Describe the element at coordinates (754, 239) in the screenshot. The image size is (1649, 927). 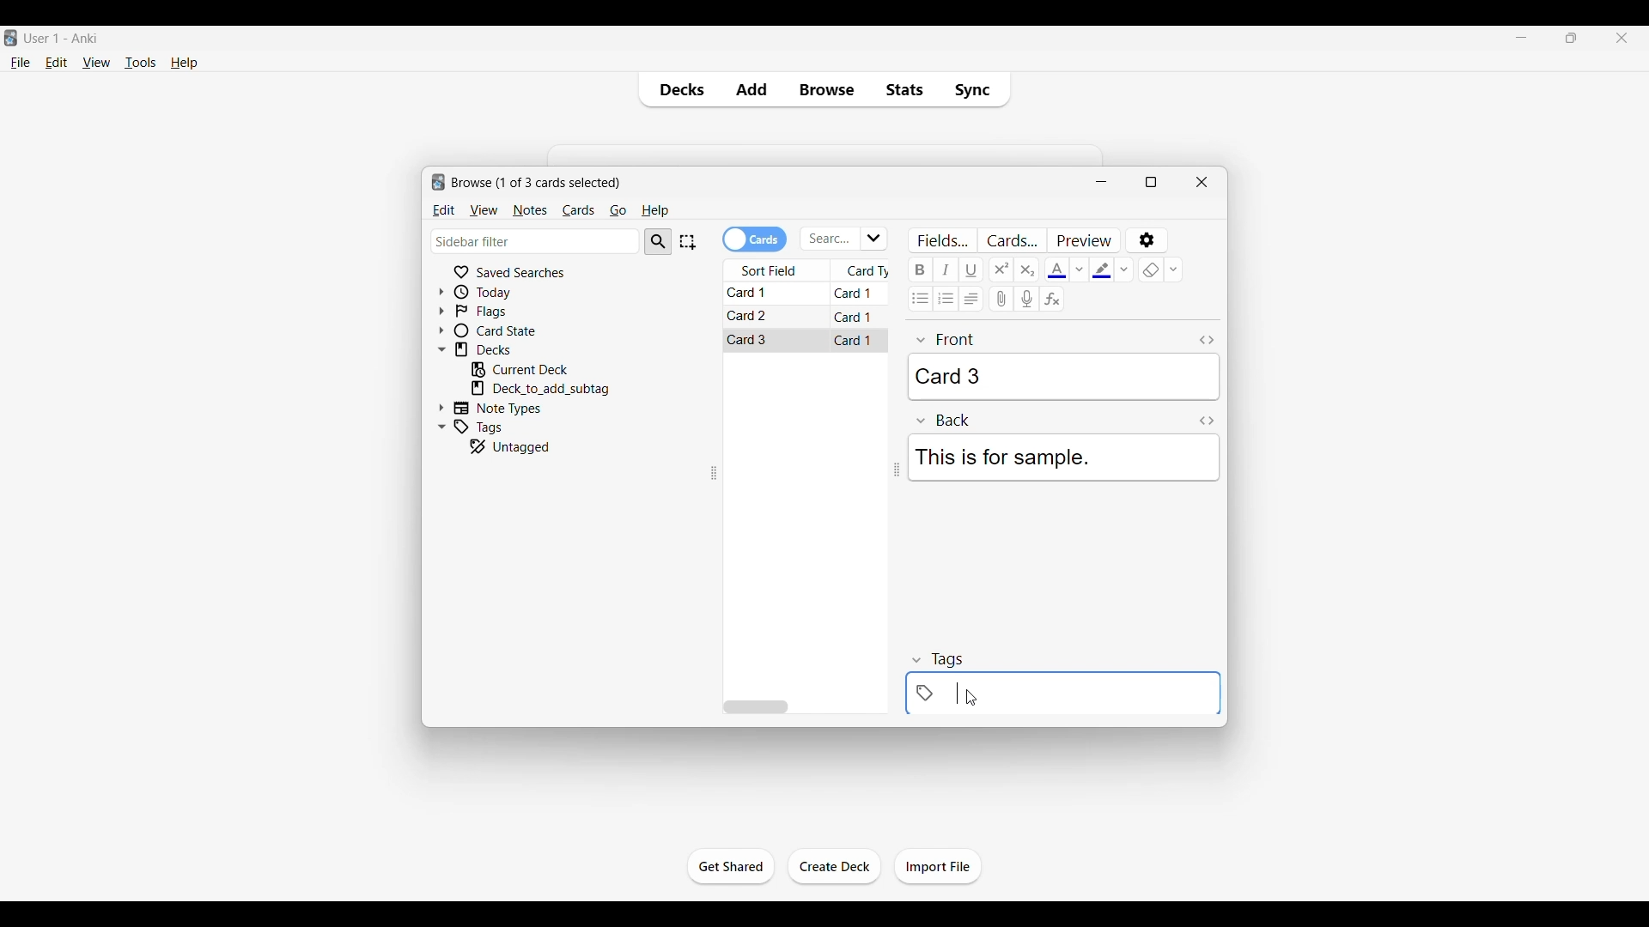
I see `Toggle cards/notes` at that location.